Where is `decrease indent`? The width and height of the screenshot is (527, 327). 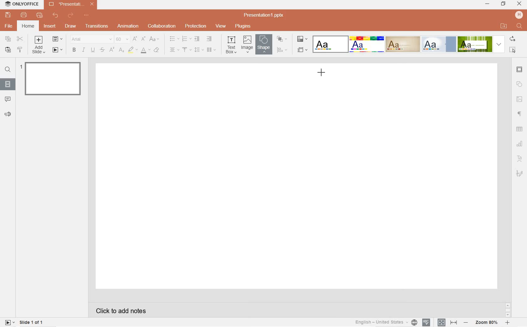 decrease indent is located at coordinates (196, 39).